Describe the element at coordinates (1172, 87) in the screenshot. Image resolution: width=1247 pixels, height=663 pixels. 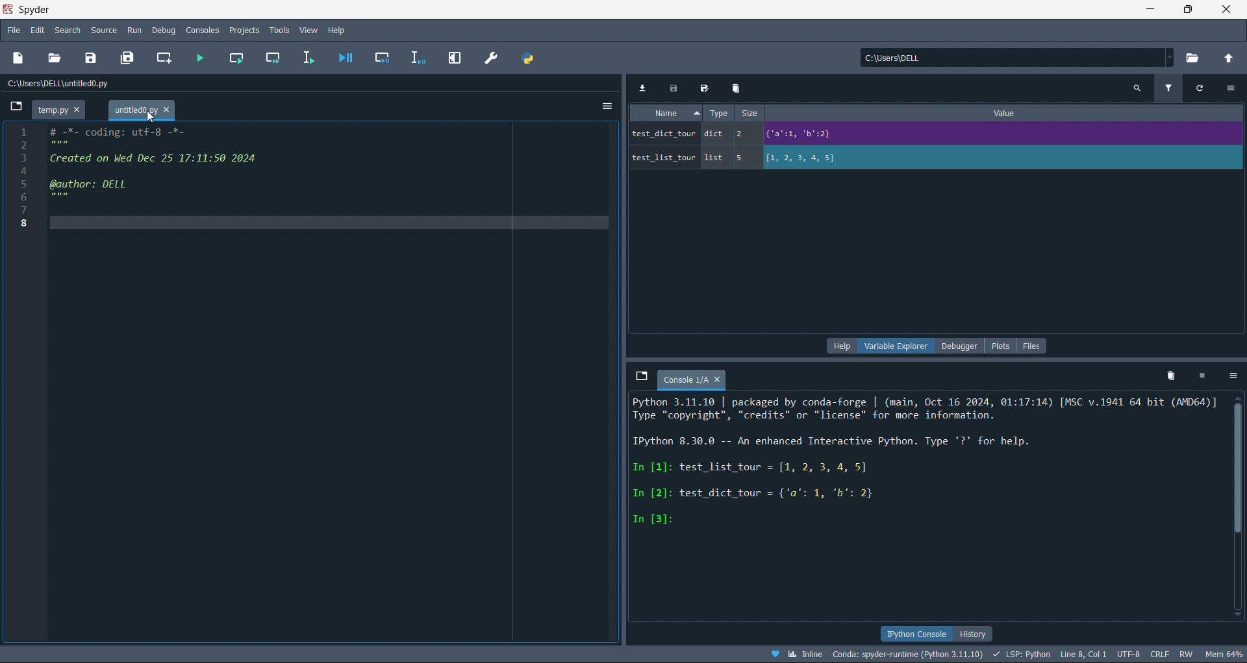
I see `filter ` at that location.